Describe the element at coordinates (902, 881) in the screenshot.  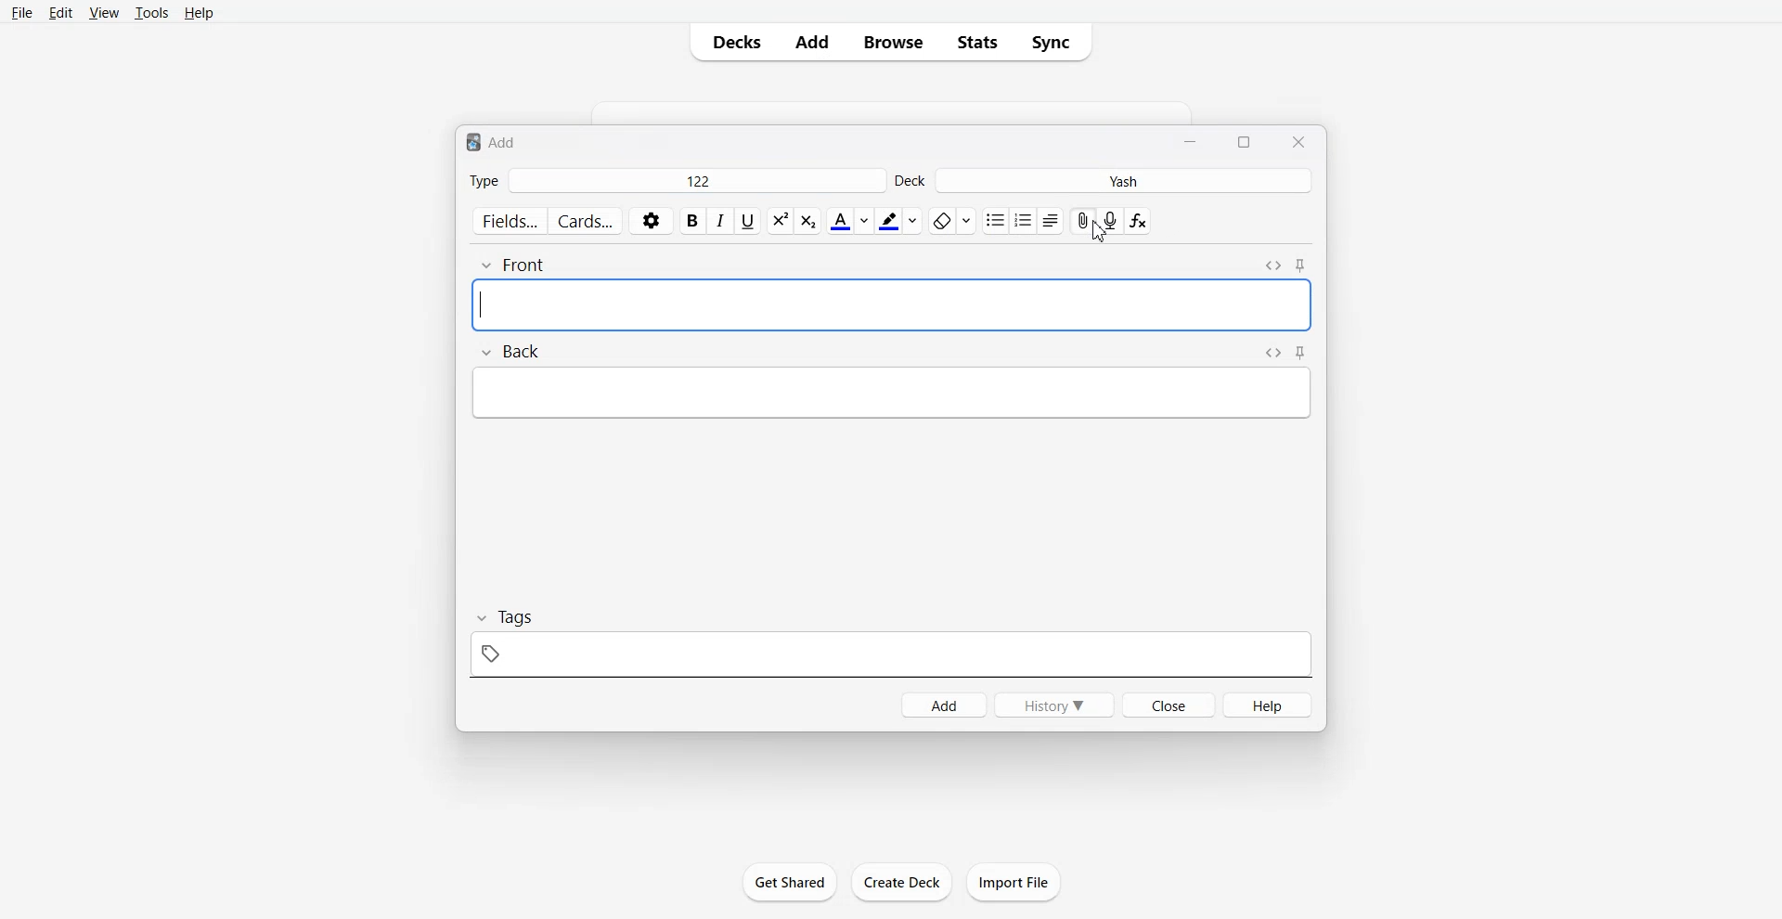
I see `create Deck` at that location.